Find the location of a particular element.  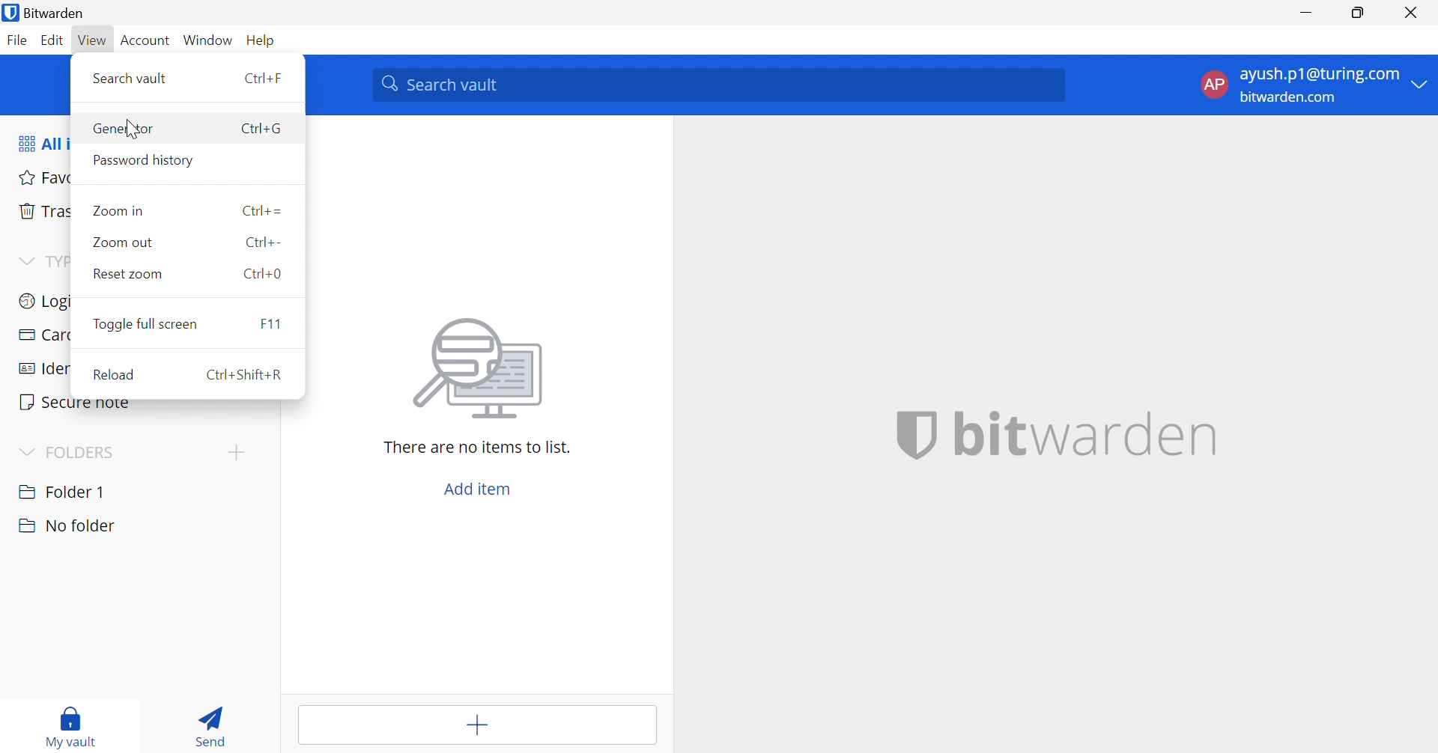

Ctrl+Shift+R is located at coordinates (248, 374).